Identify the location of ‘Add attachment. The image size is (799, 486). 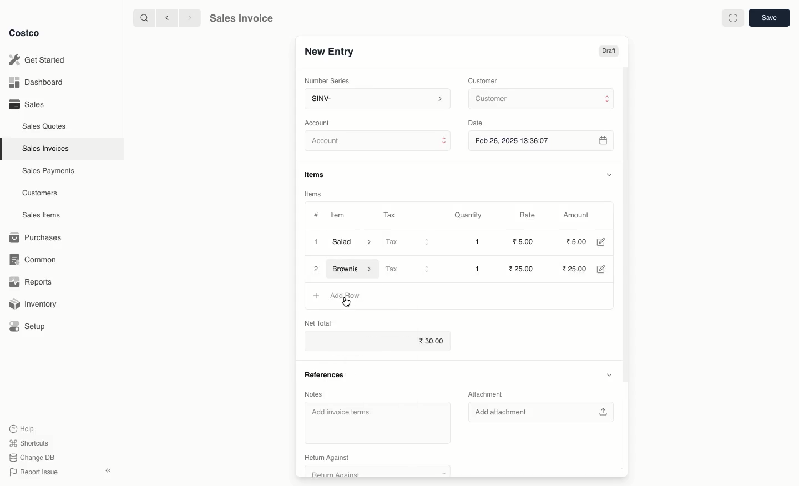
(539, 412).